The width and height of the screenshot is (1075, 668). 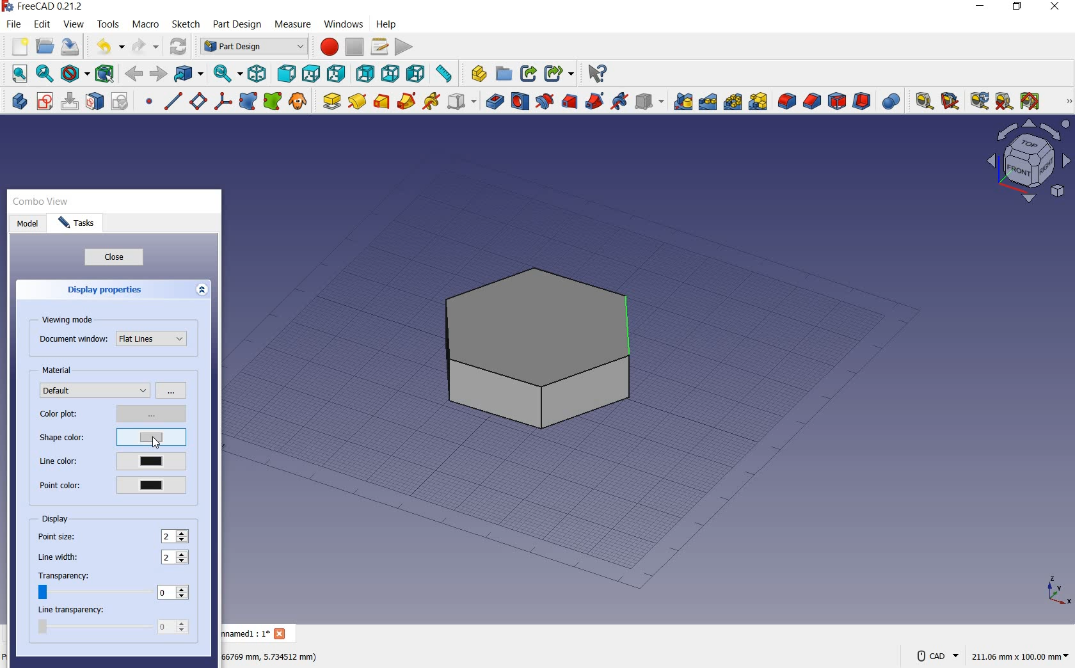 I want to click on line width: 2, so click(x=175, y=557).